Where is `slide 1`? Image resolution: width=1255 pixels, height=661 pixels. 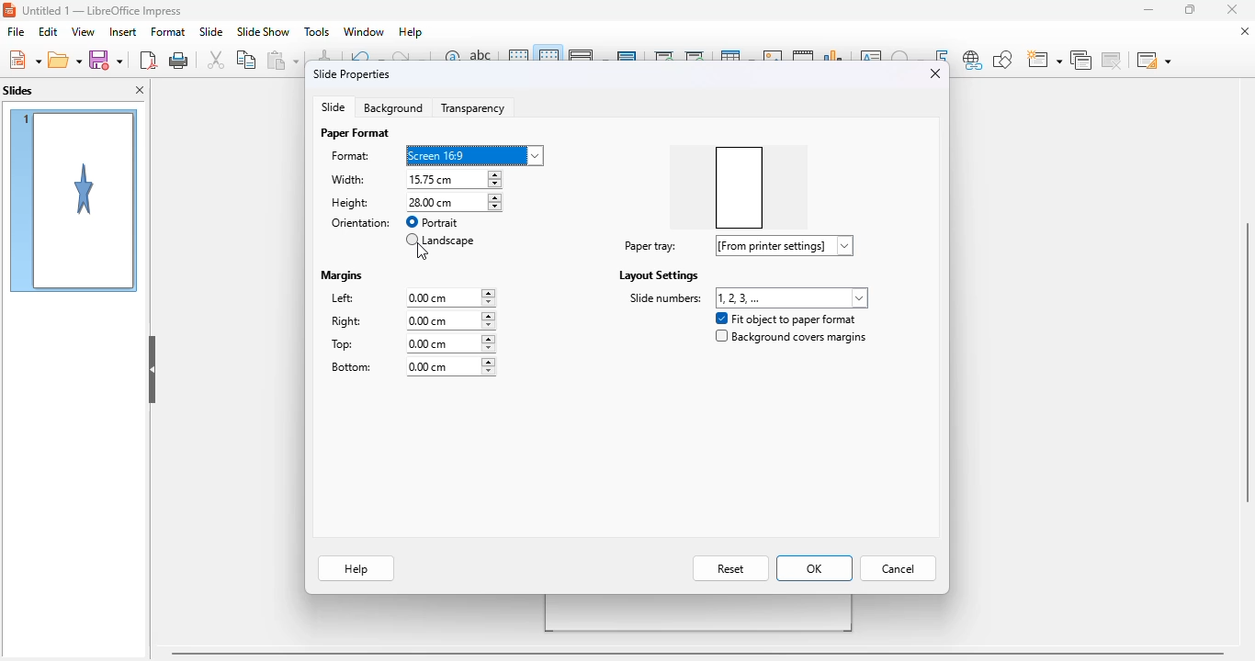 slide 1 is located at coordinates (74, 202).